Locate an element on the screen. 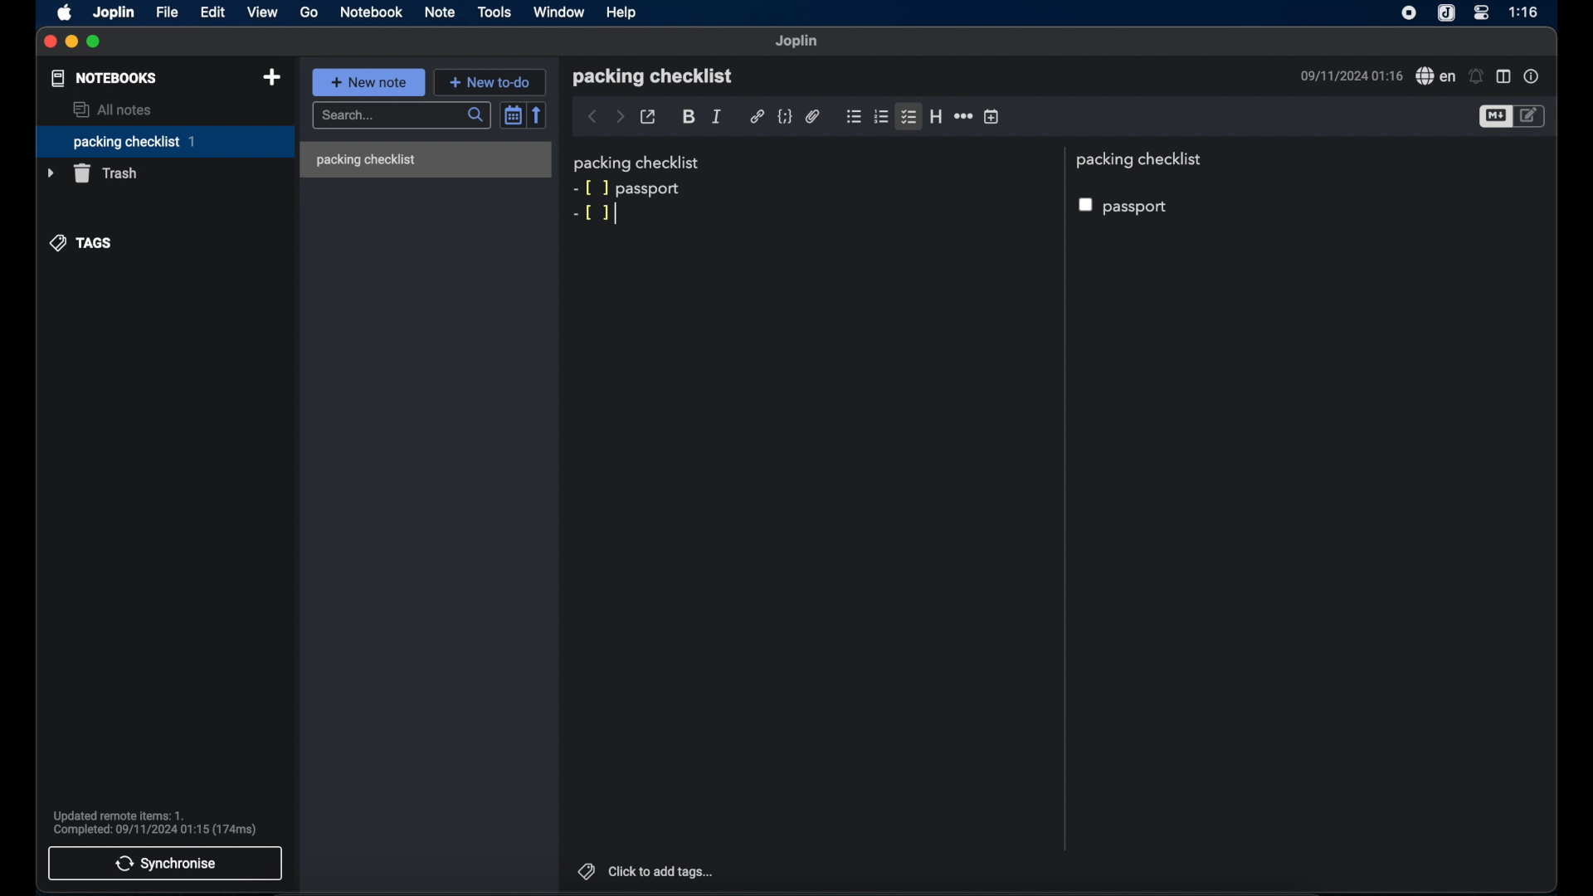 The width and height of the screenshot is (1593, 896). minimize is located at coordinates (71, 42).